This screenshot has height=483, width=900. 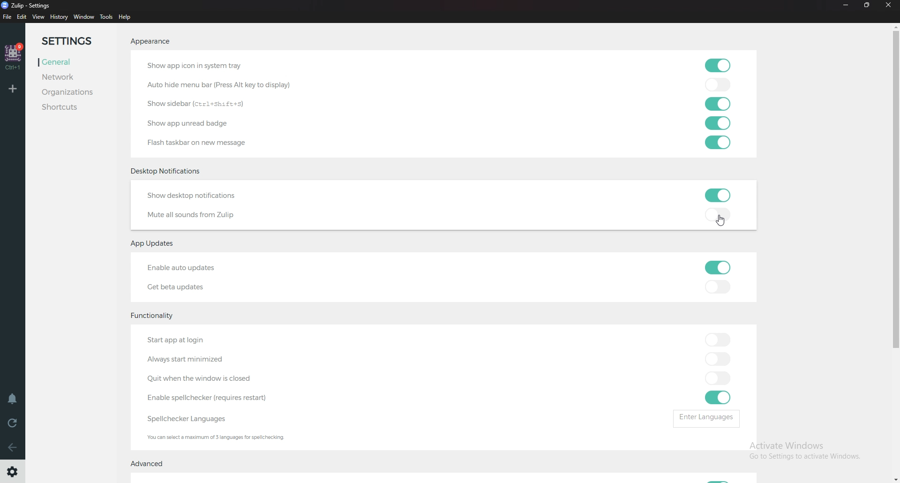 What do you see at coordinates (83, 17) in the screenshot?
I see `Window` at bounding box center [83, 17].